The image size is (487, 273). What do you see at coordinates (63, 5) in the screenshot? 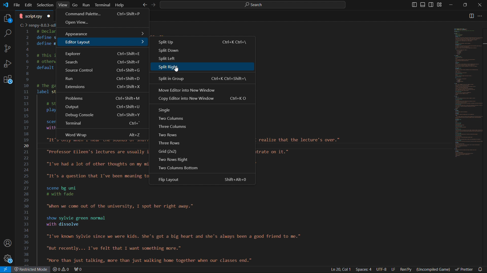
I see `View` at bounding box center [63, 5].